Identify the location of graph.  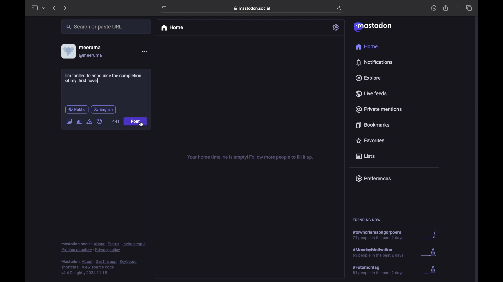
(430, 235).